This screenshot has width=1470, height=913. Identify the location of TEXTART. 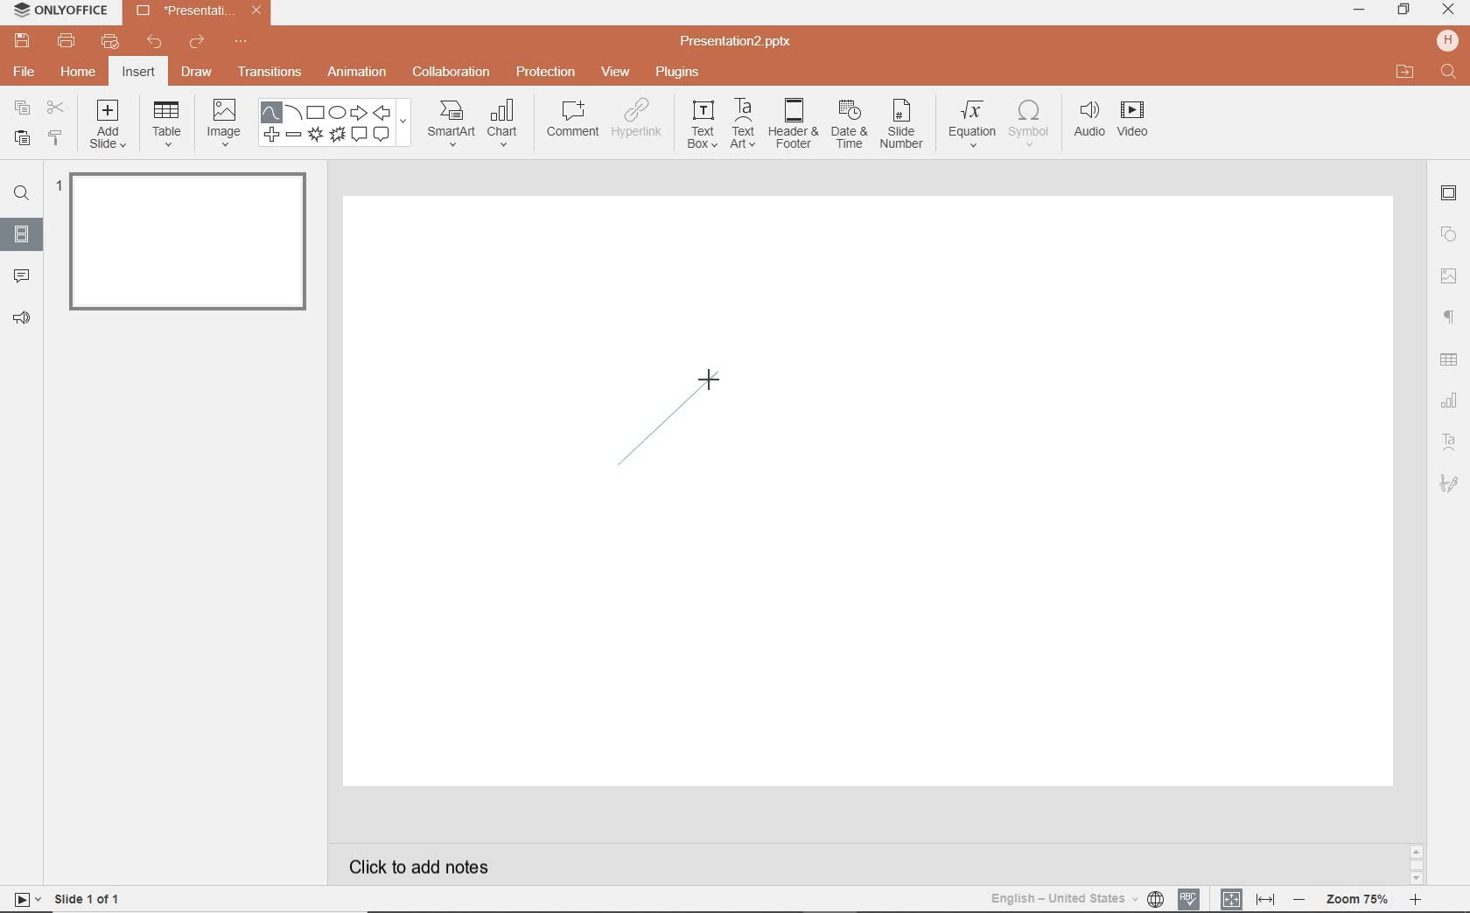
(743, 125).